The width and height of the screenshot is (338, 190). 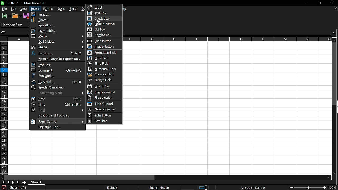 What do you see at coordinates (227, 32) in the screenshot?
I see `Input line` at bounding box center [227, 32].